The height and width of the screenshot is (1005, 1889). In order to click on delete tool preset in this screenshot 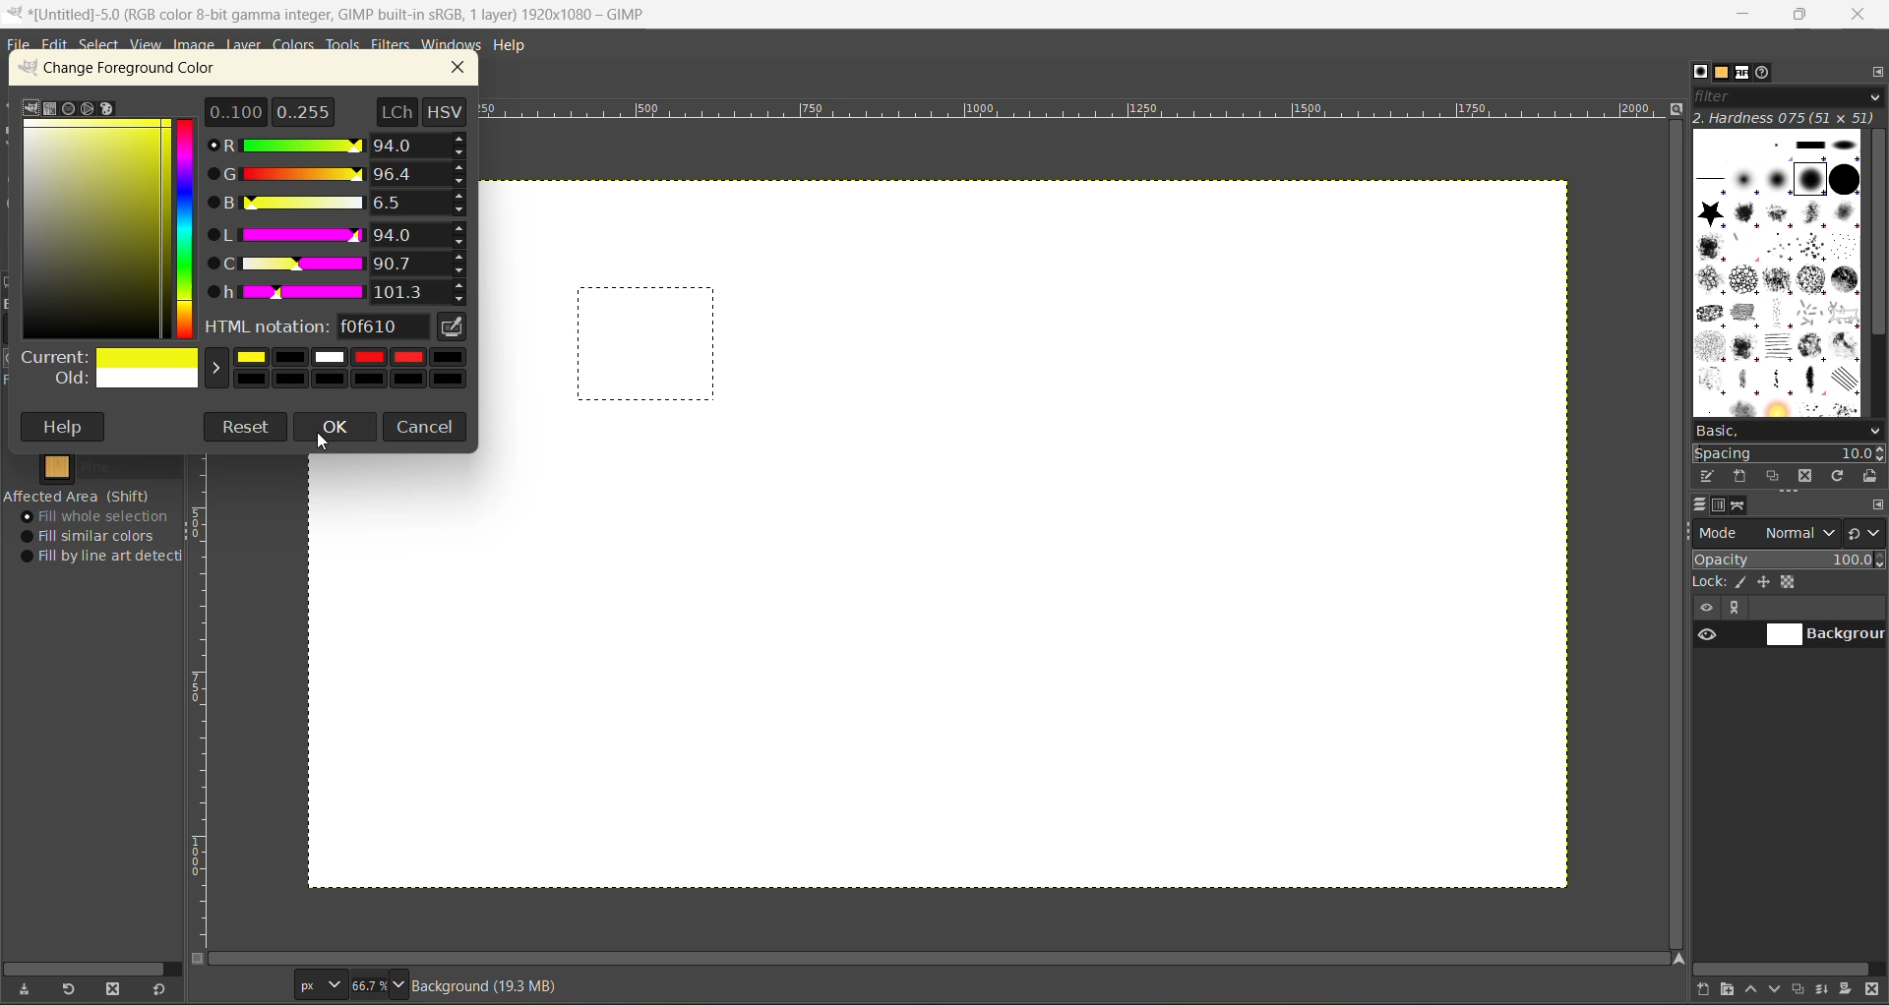, I will do `click(113, 986)`.